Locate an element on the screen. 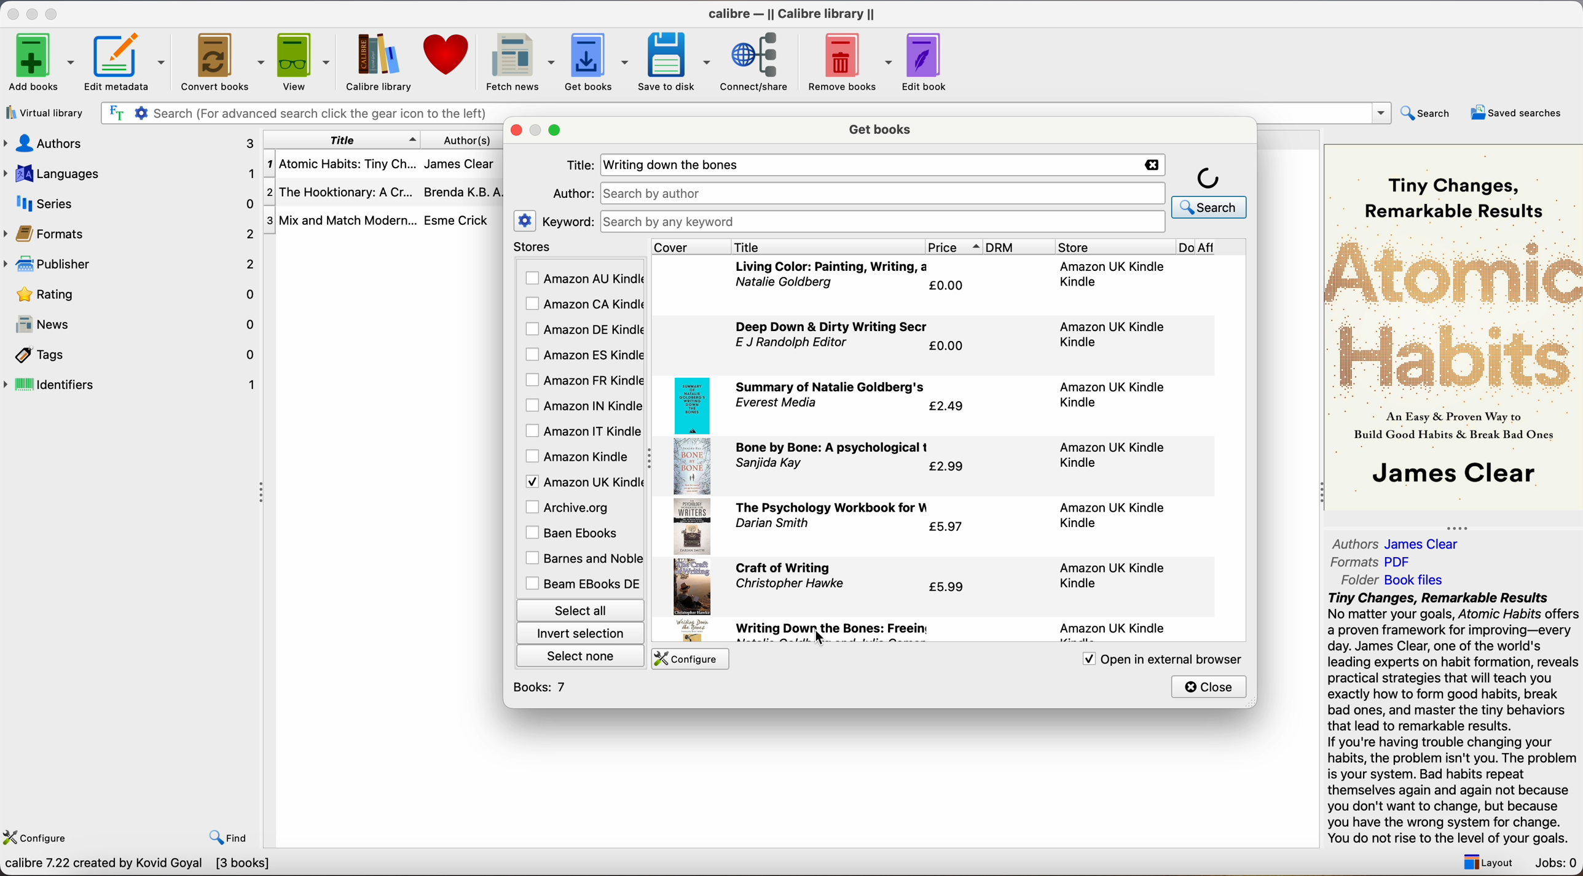 Image resolution: width=1583 pixels, height=876 pixels. amazon AU Kindle is located at coordinates (584, 279).